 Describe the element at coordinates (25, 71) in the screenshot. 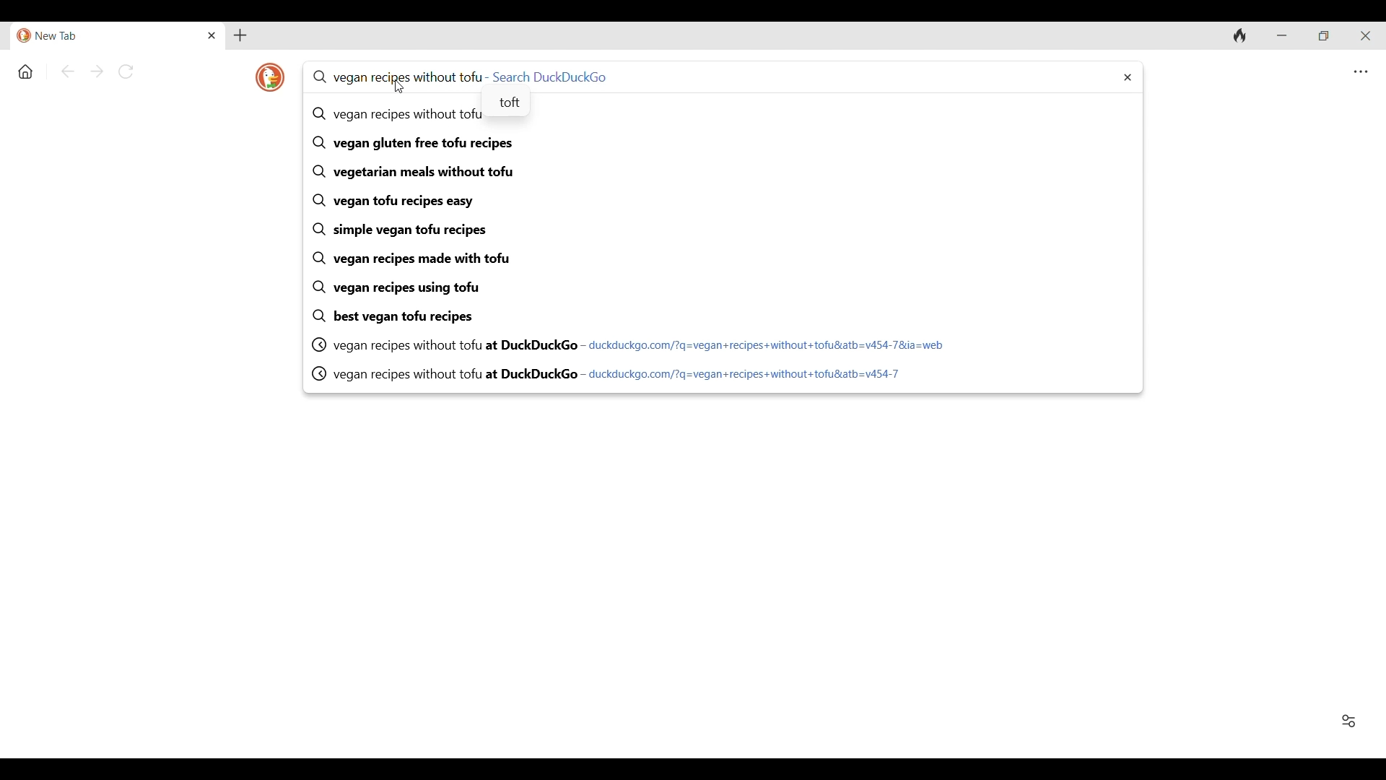

I see `Home` at that location.